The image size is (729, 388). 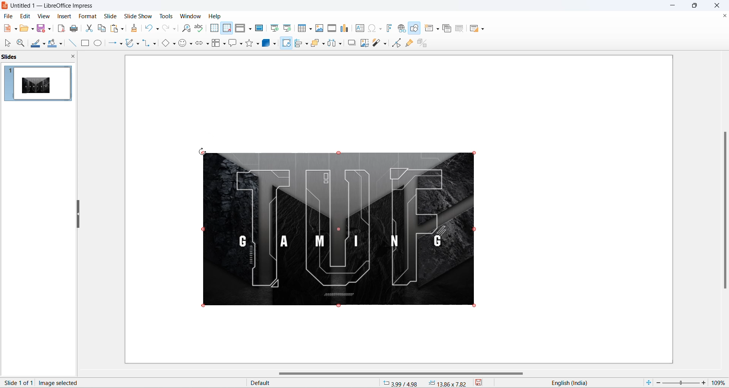 I want to click on crop image, so click(x=364, y=43).